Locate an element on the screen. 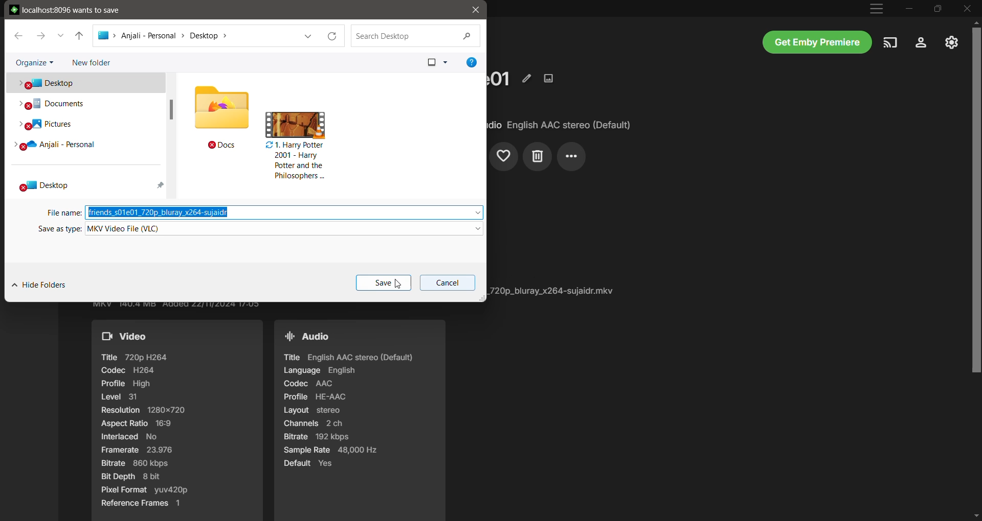 Image resolution: width=982 pixels, height=521 pixels. Desktop is located at coordinates (84, 83).